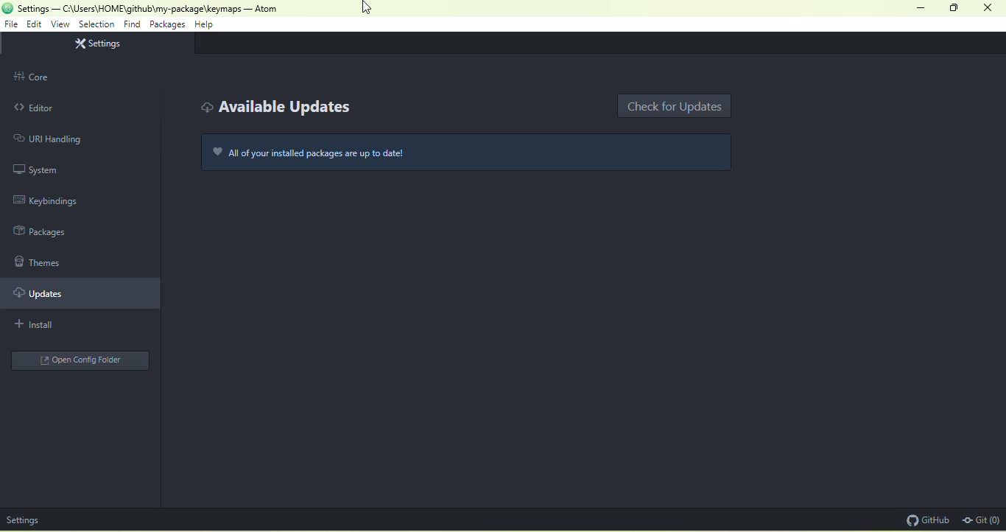 The width and height of the screenshot is (1006, 532). What do you see at coordinates (369, 8) in the screenshot?
I see `cursor` at bounding box center [369, 8].